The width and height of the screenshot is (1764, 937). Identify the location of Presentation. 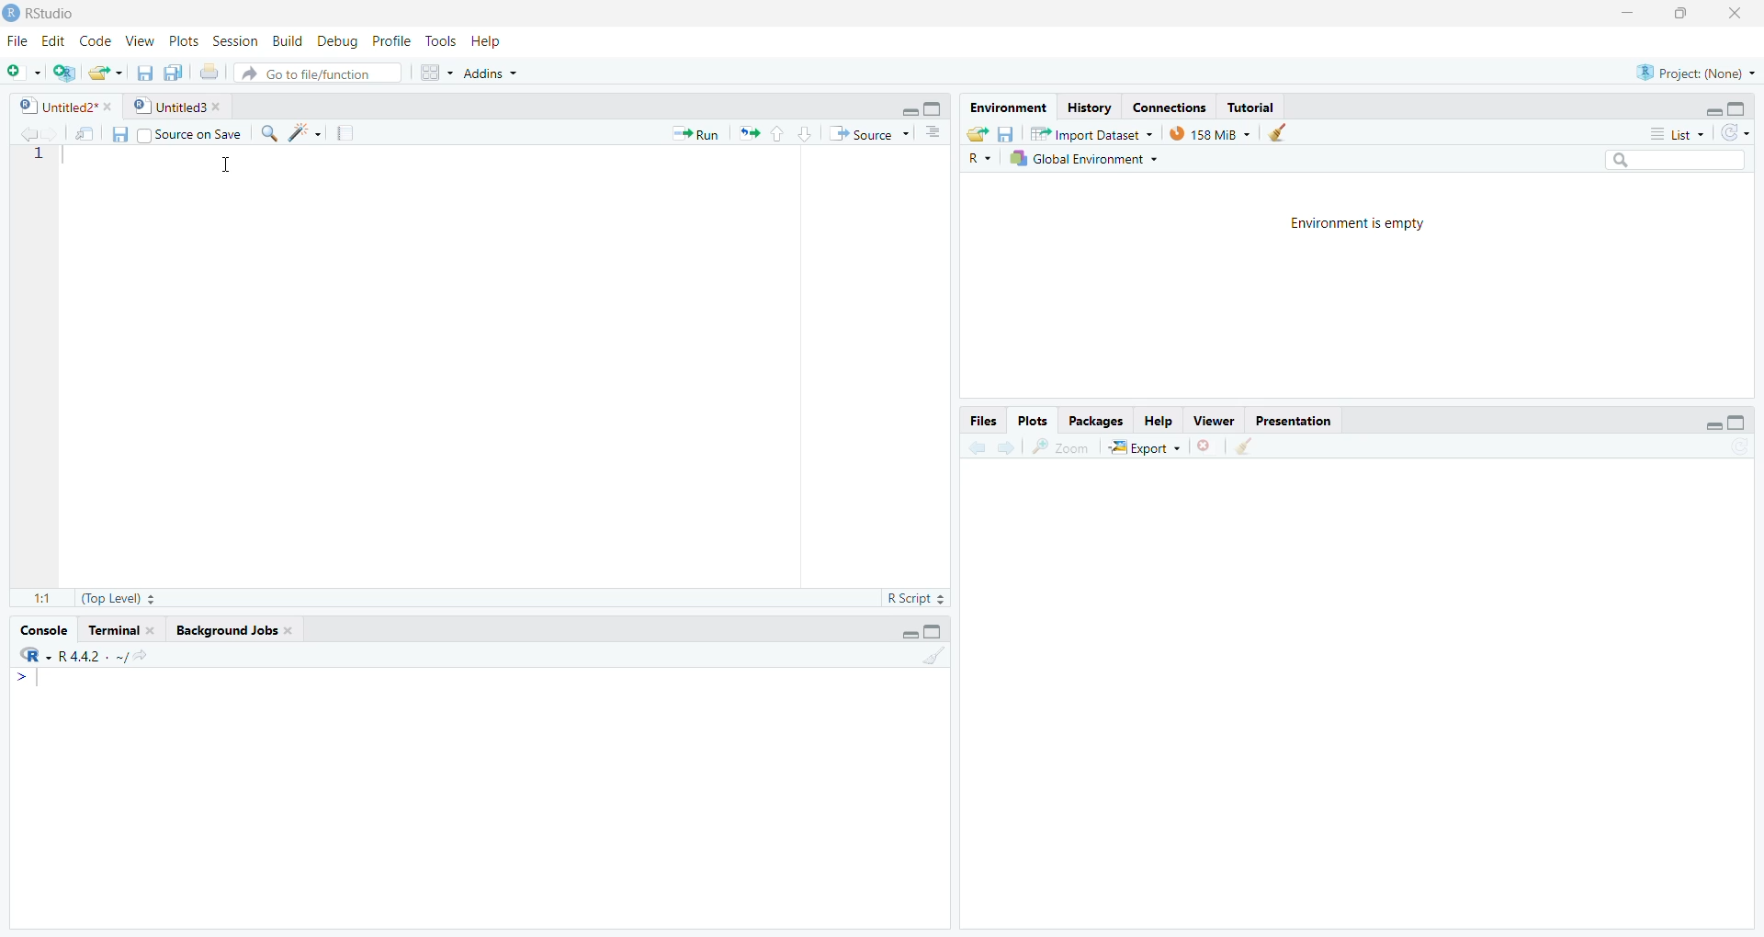
(1302, 420).